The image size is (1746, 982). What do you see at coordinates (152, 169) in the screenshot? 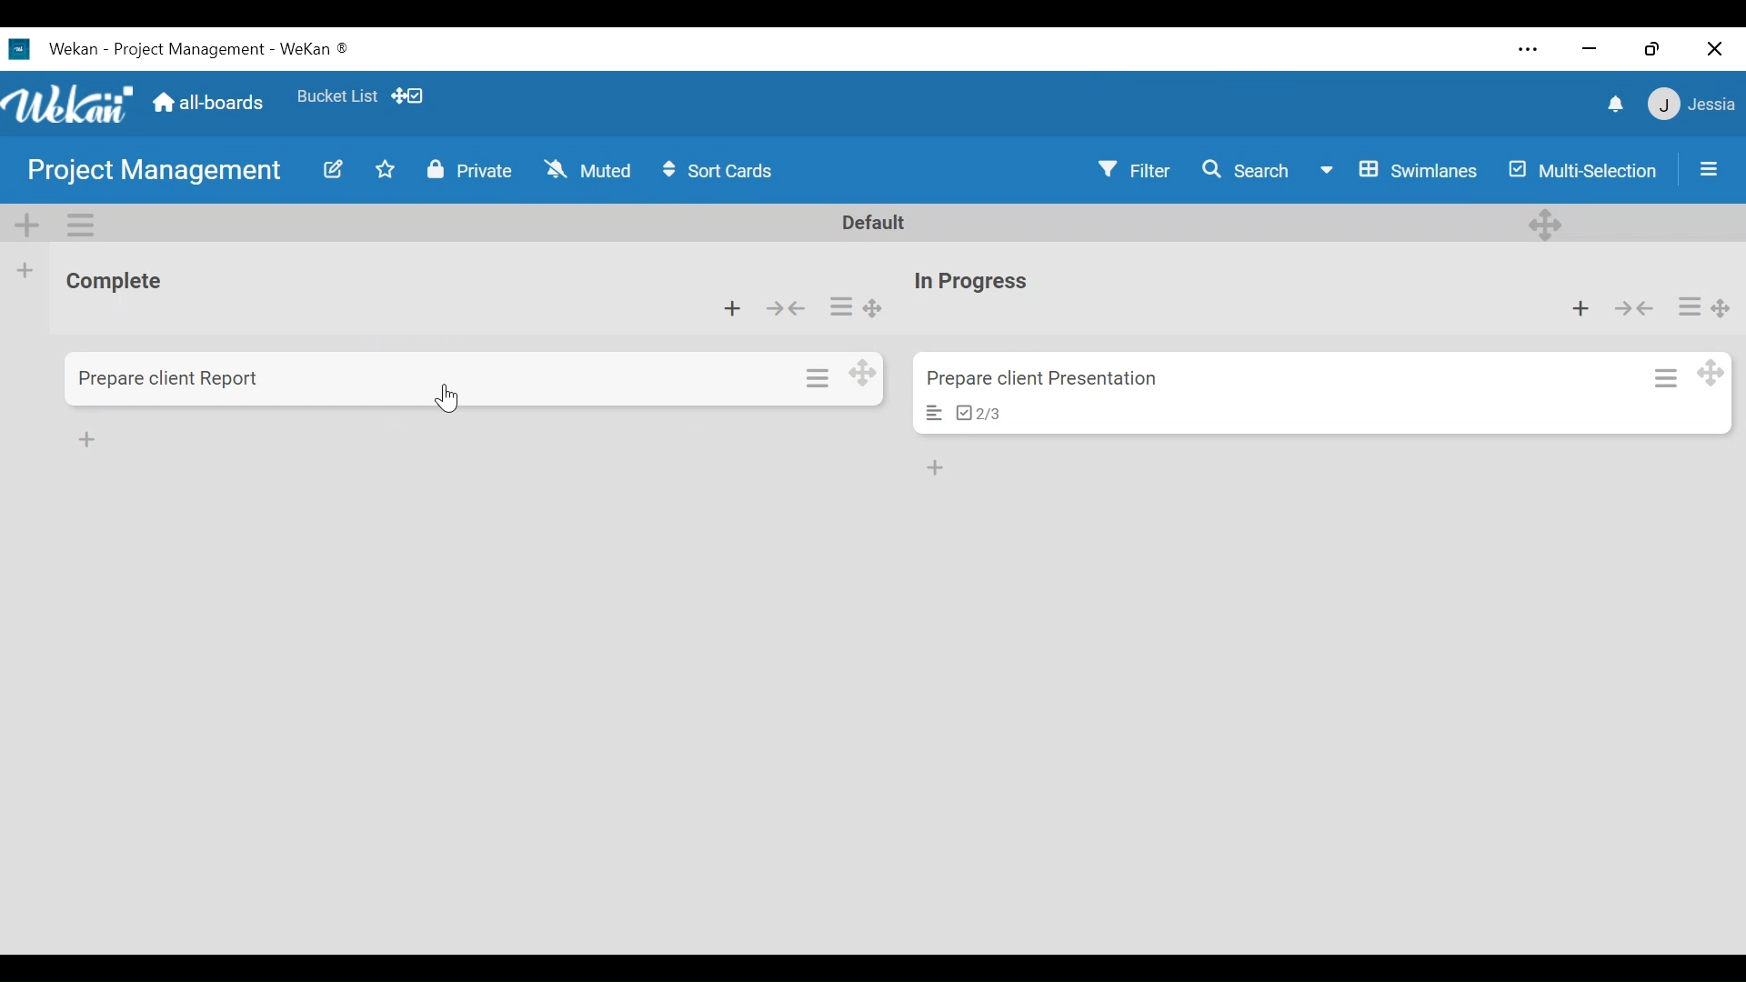
I see `Board Title` at bounding box center [152, 169].